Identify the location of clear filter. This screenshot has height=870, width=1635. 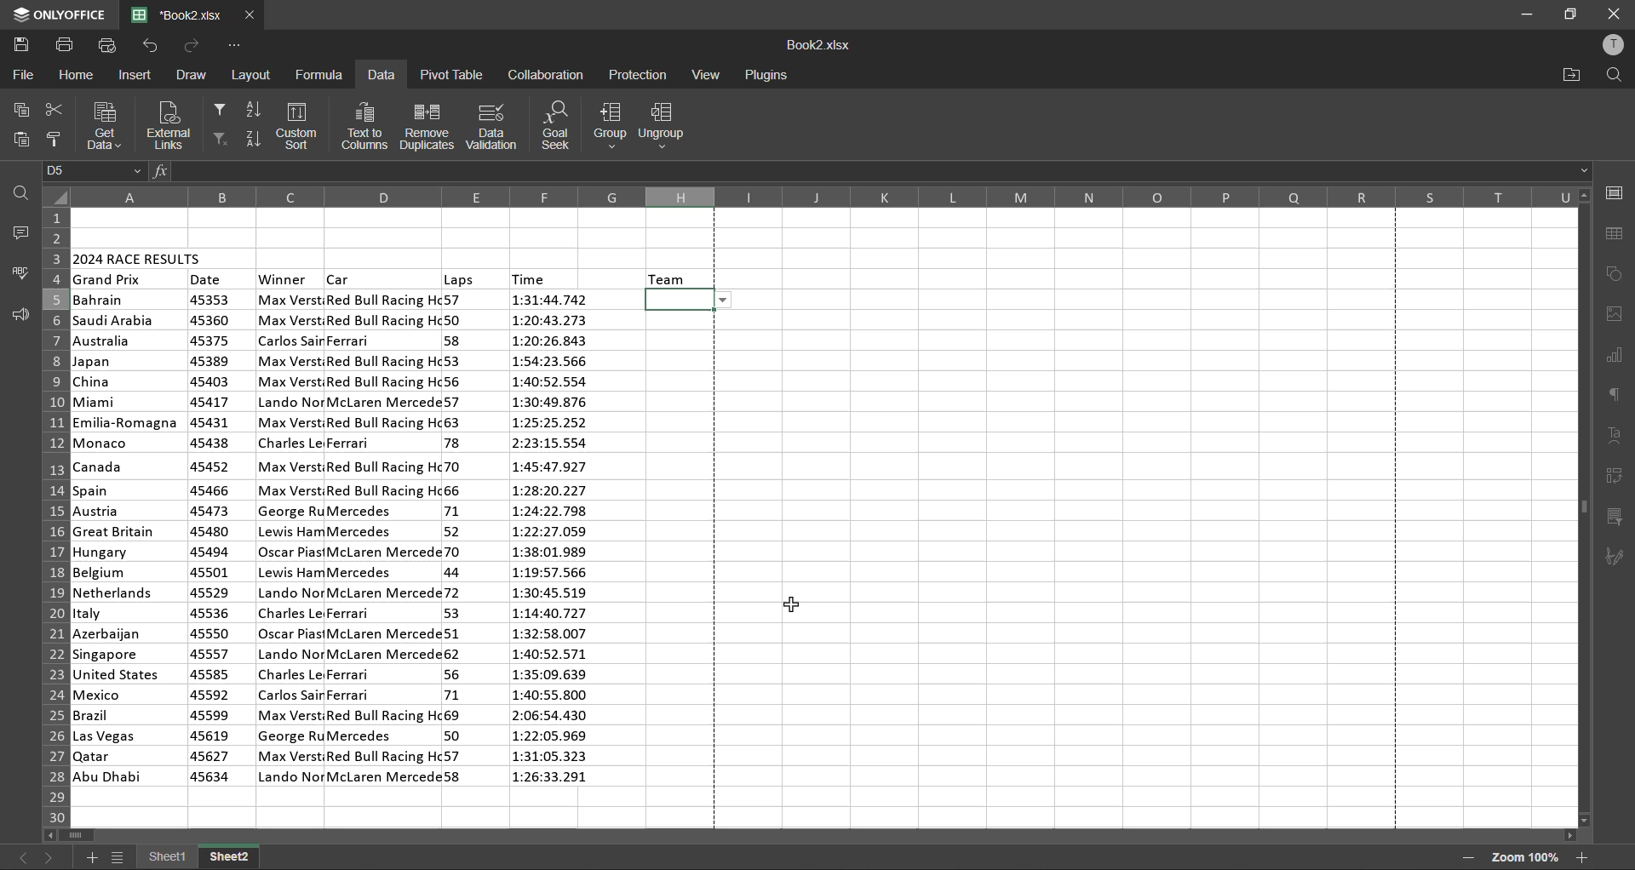
(220, 140).